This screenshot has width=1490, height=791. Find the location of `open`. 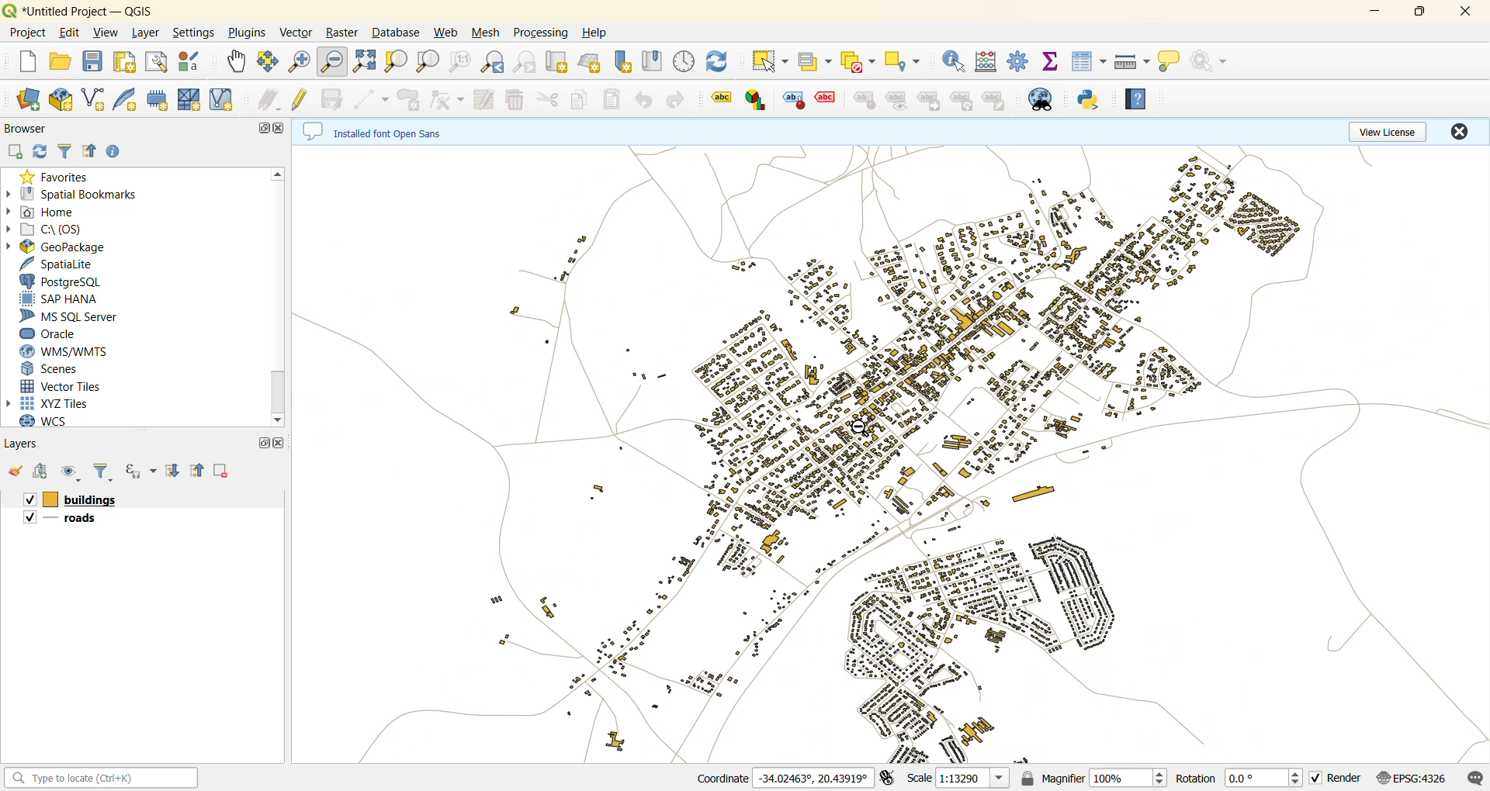

open is located at coordinates (18, 472).